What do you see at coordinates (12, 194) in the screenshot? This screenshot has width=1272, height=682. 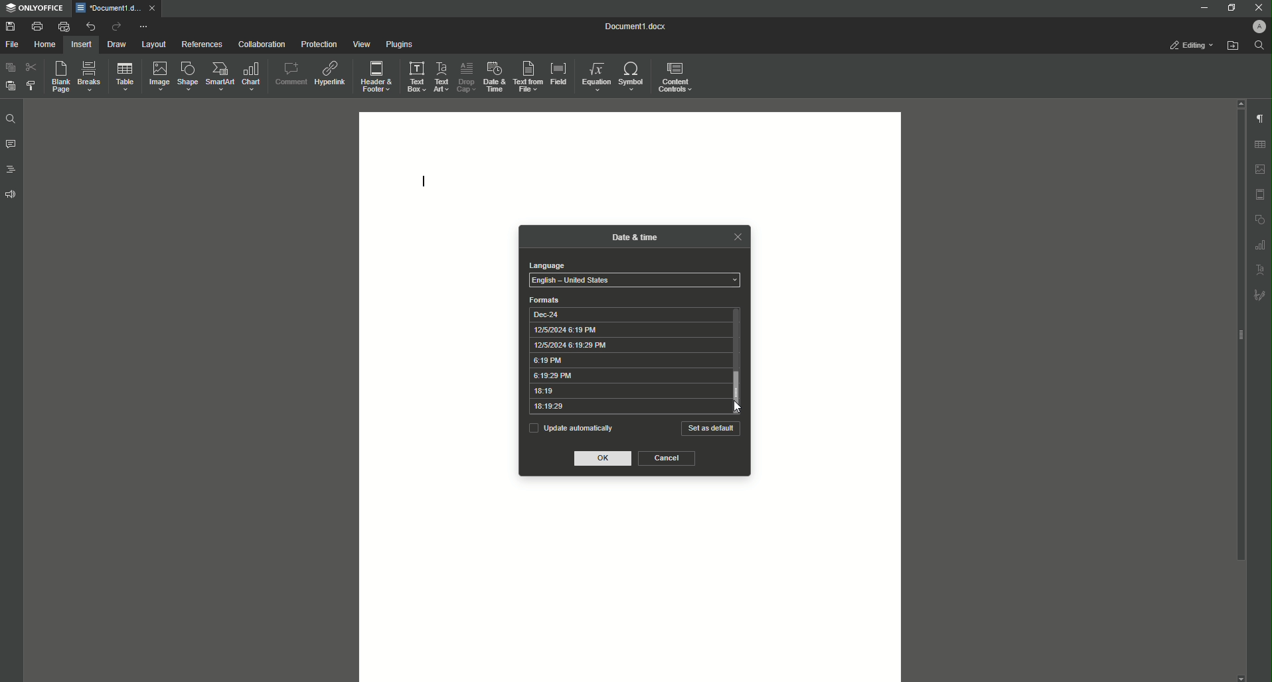 I see `Feedback` at bounding box center [12, 194].